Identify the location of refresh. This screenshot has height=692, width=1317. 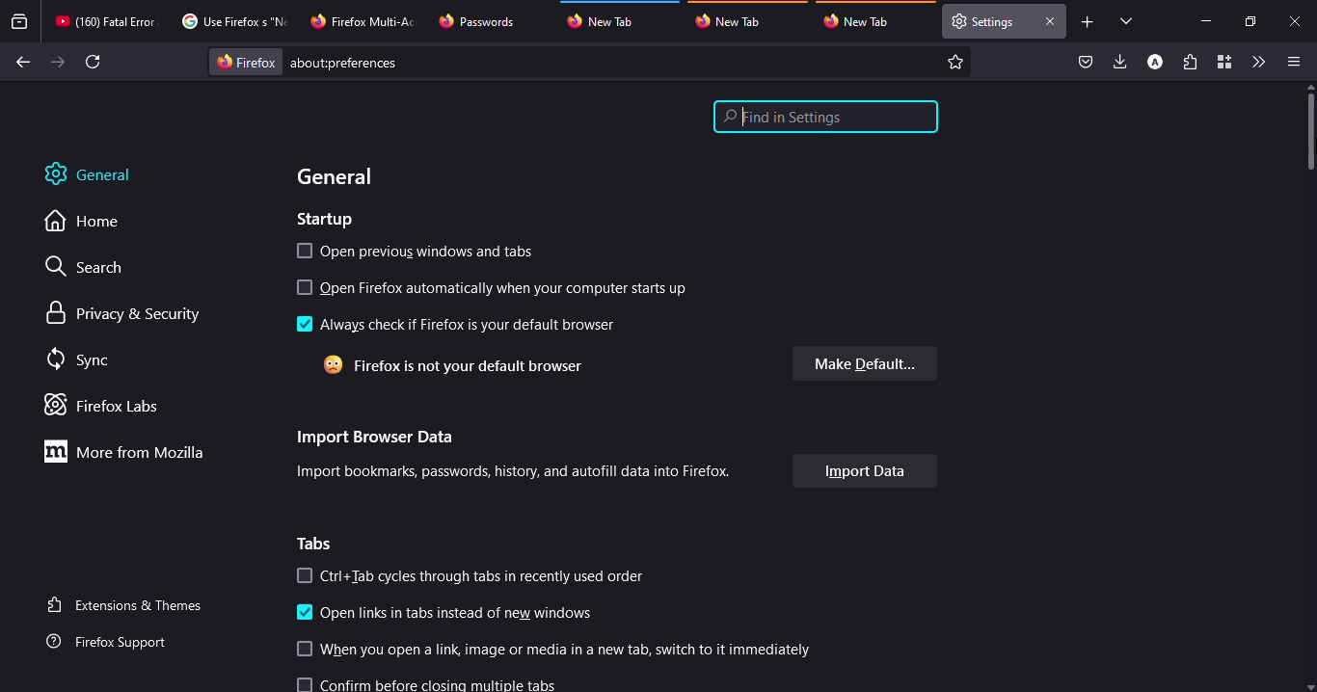
(94, 62).